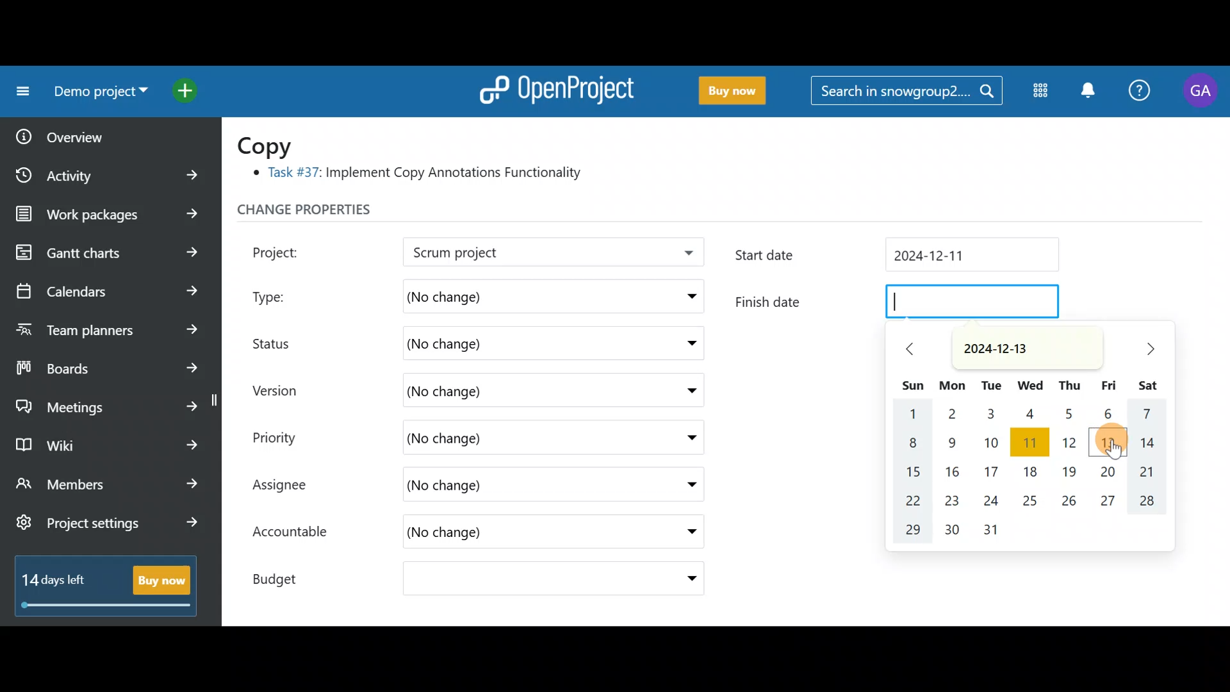 The height and width of the screenshot is (692, 1230). I want to click on Account name, so click(1201, 91).